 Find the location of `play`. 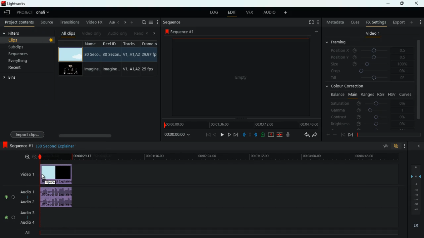

play is located at coordinates (222, 135).